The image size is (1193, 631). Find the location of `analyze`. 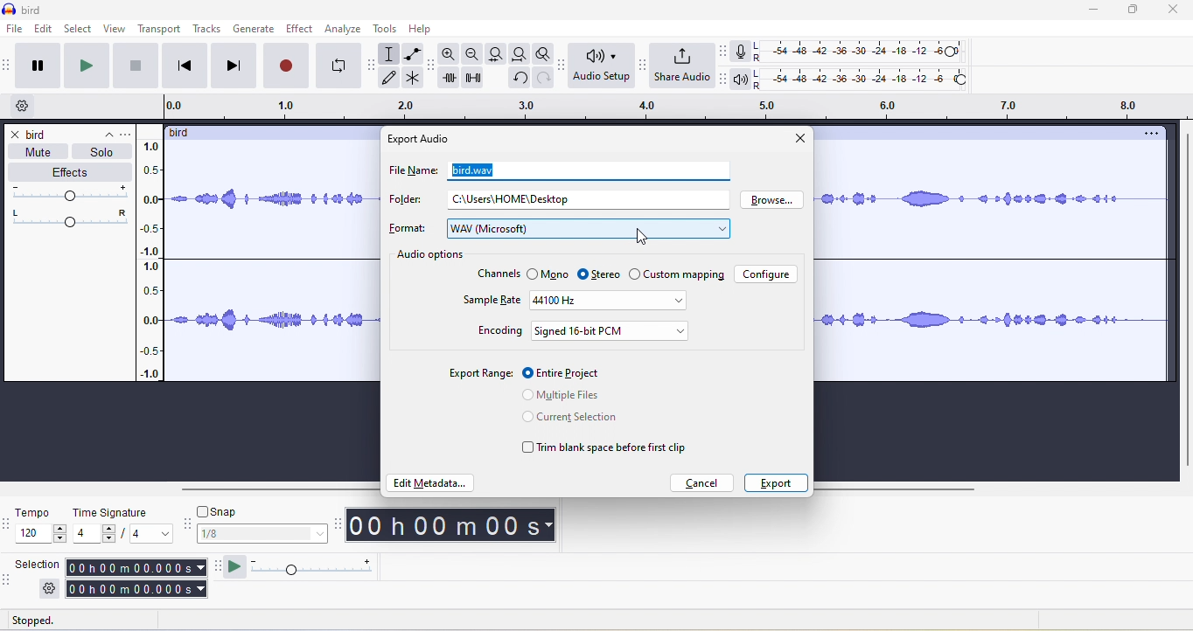

analyze is located at coordinates (344, 29).